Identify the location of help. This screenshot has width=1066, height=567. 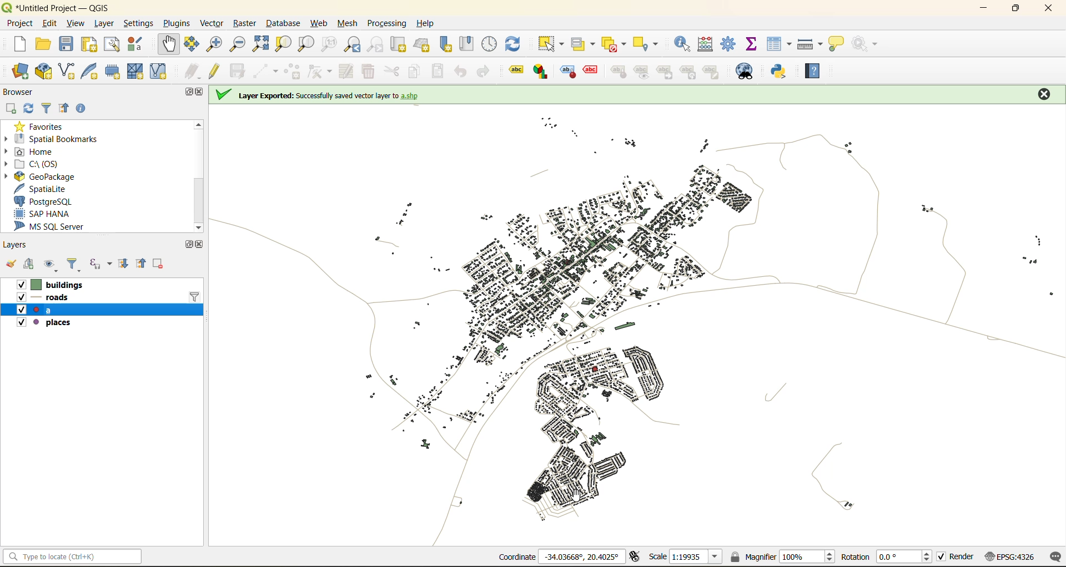
(816, 68).